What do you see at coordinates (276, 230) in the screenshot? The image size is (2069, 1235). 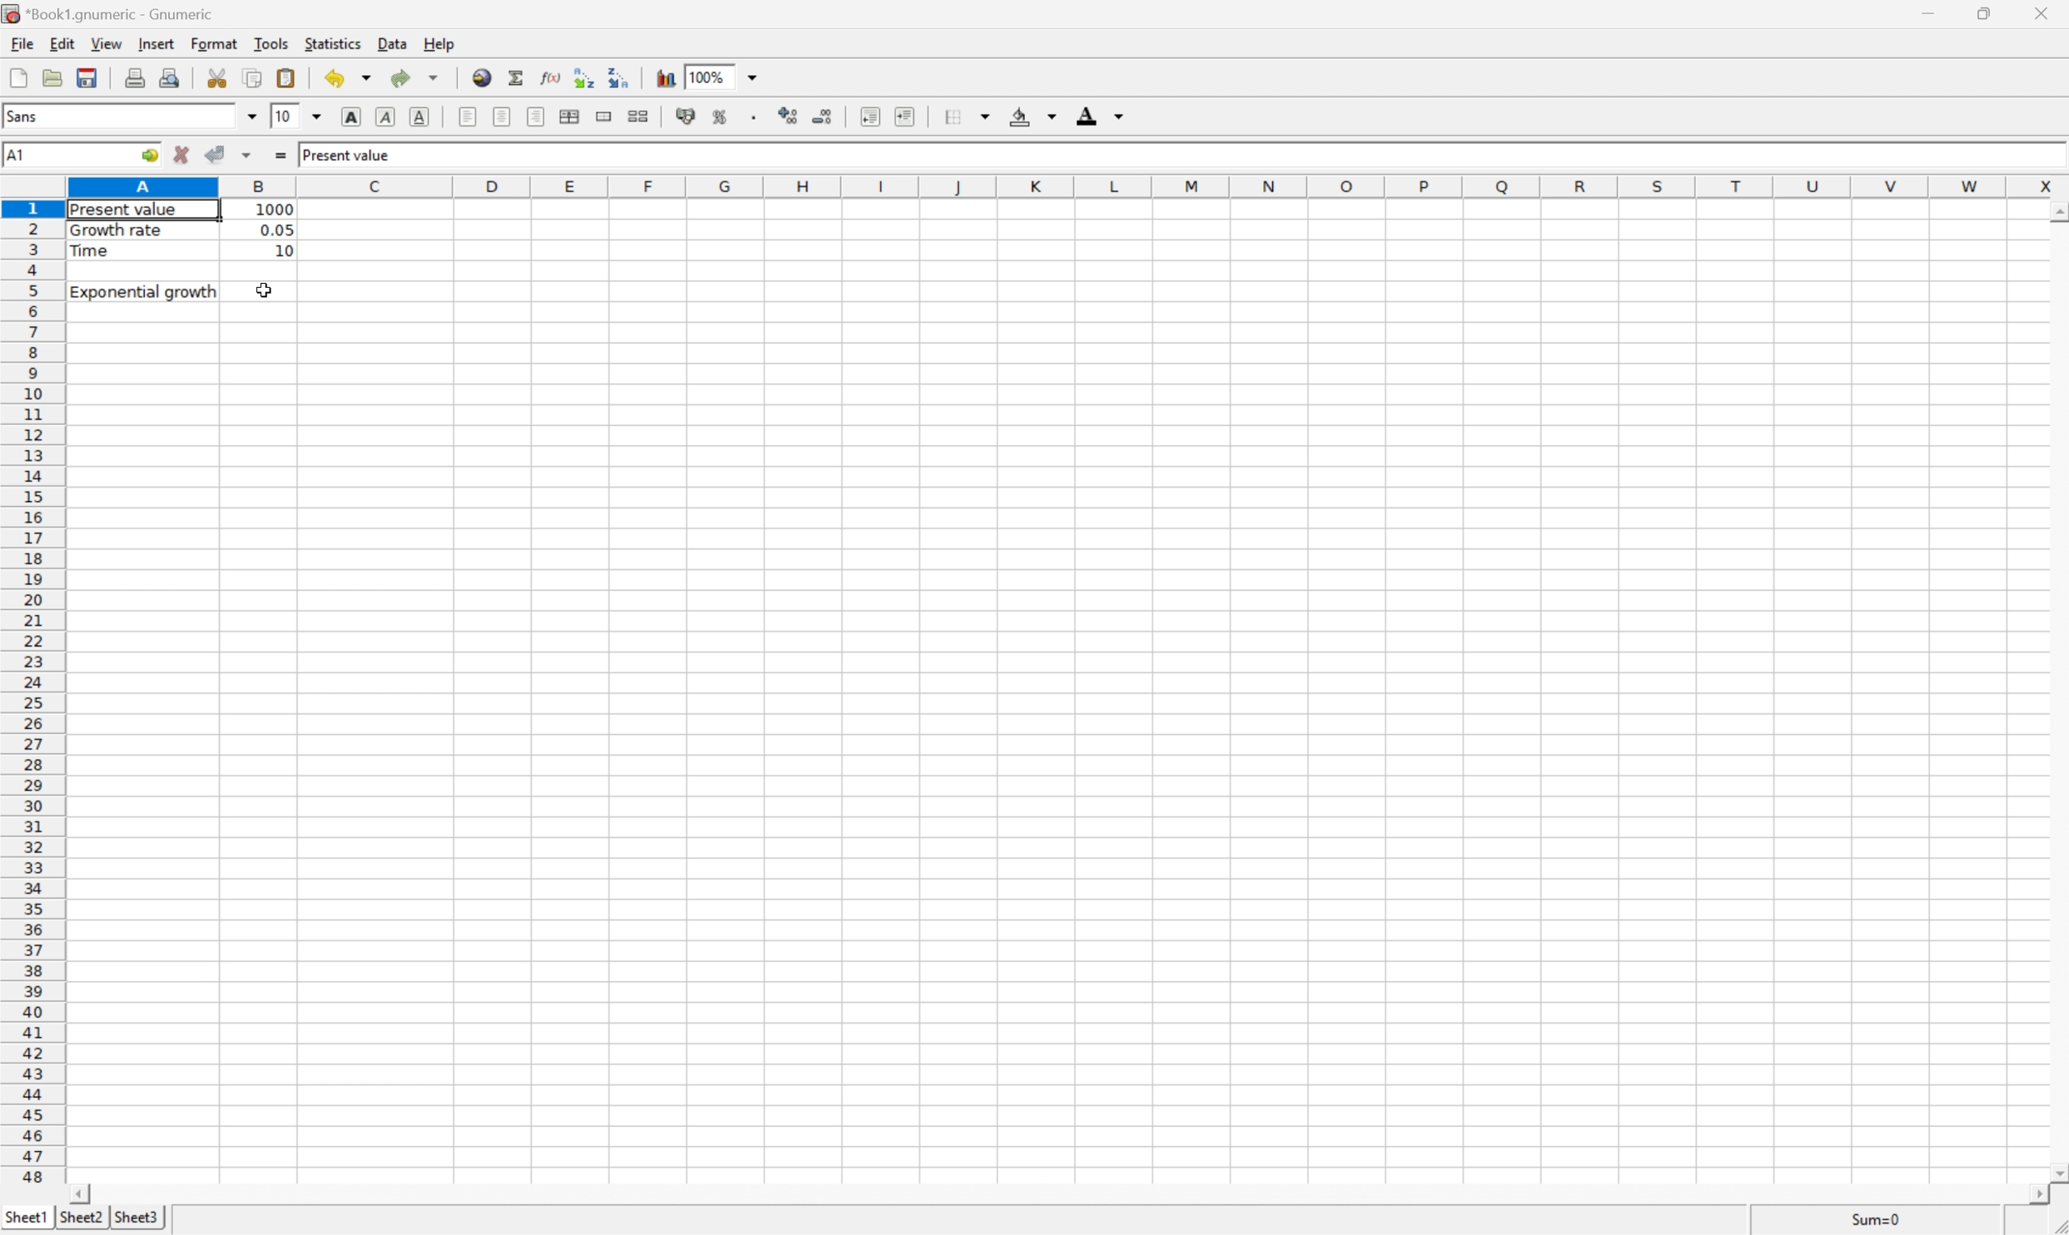 I see `0.05` at bounding box center [276, 230].